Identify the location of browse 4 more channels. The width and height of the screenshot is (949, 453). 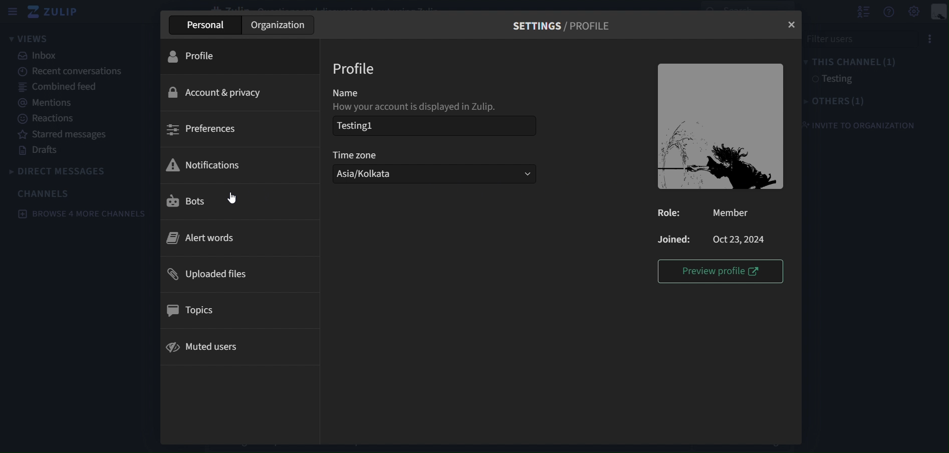
(80, 214).